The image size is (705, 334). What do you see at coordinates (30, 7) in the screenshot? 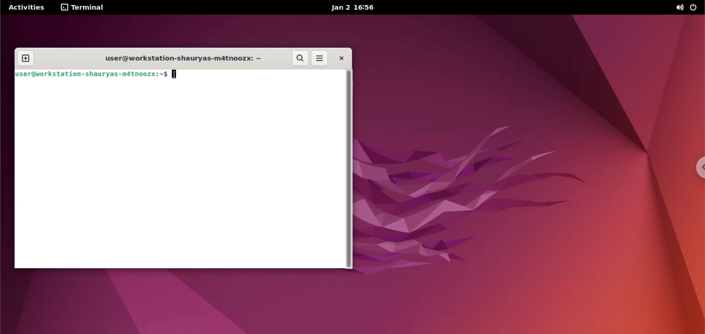
I see `Activities` at bounding box center [30, 7].